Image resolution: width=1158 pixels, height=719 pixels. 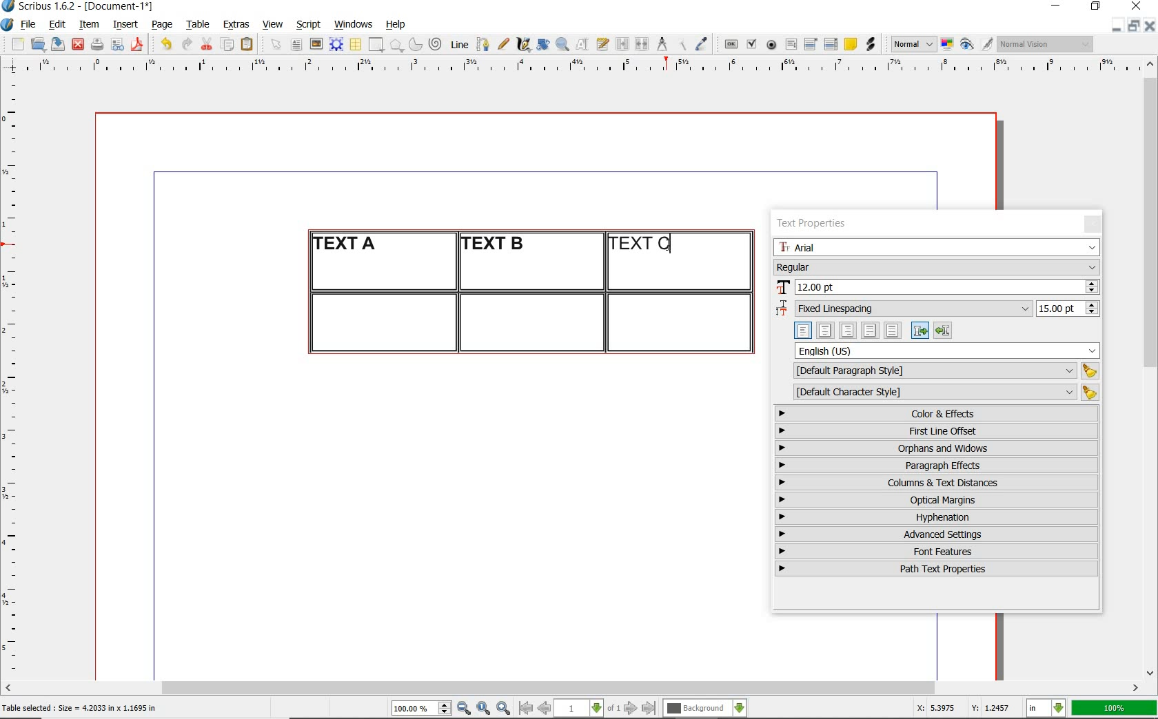 I want to click on pdf check box, so click(x=751, y=45).